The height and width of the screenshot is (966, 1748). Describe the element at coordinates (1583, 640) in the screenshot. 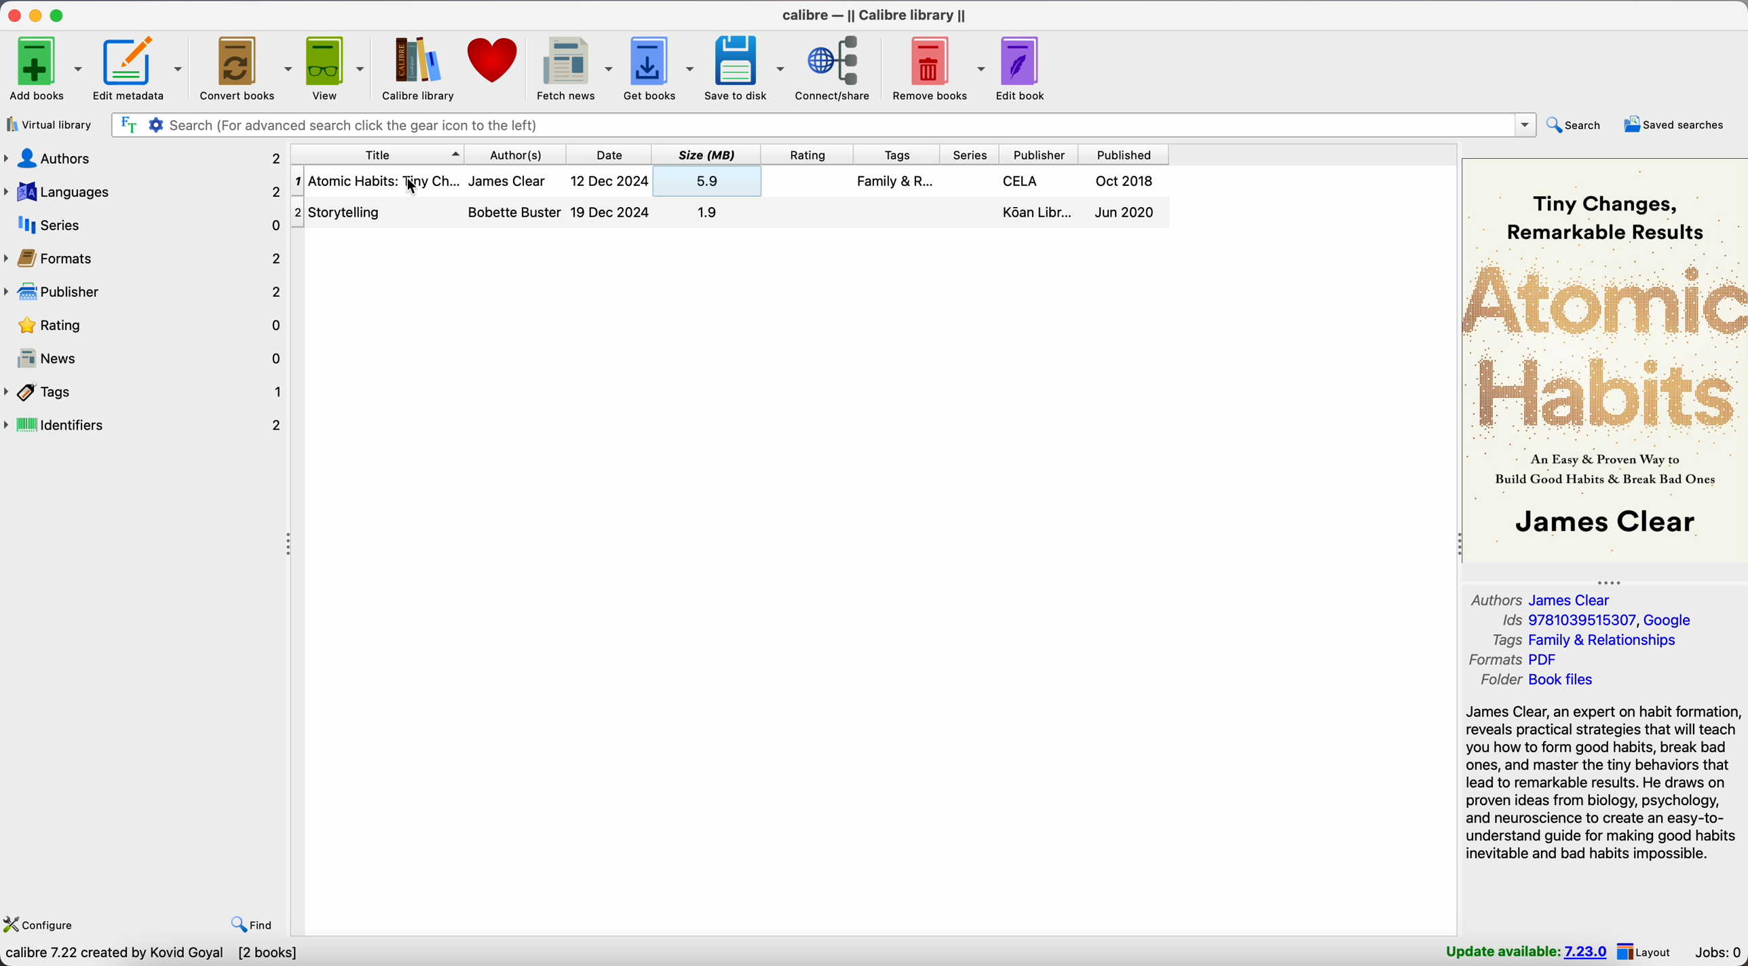

I see `tags Family & Relationships` at that location.